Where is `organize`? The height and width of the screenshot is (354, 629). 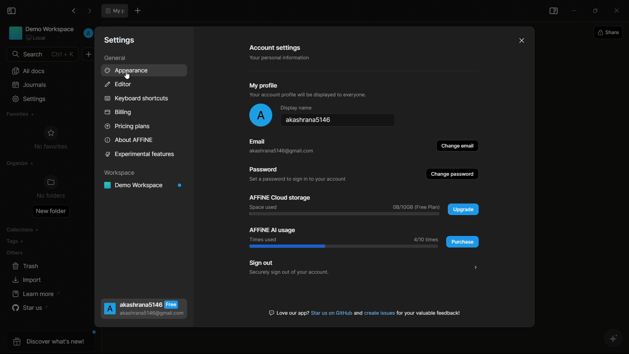
organize is located at coordinates (17, 165).